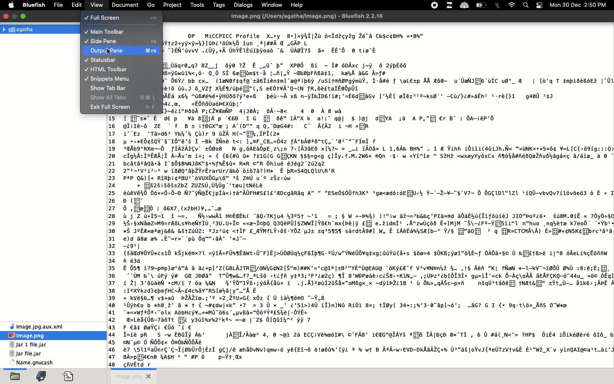 The height and width of the screenshot is (384, 614). Describe the element at coordinates (298, 5) in the screenshot. I see `help` at that location.